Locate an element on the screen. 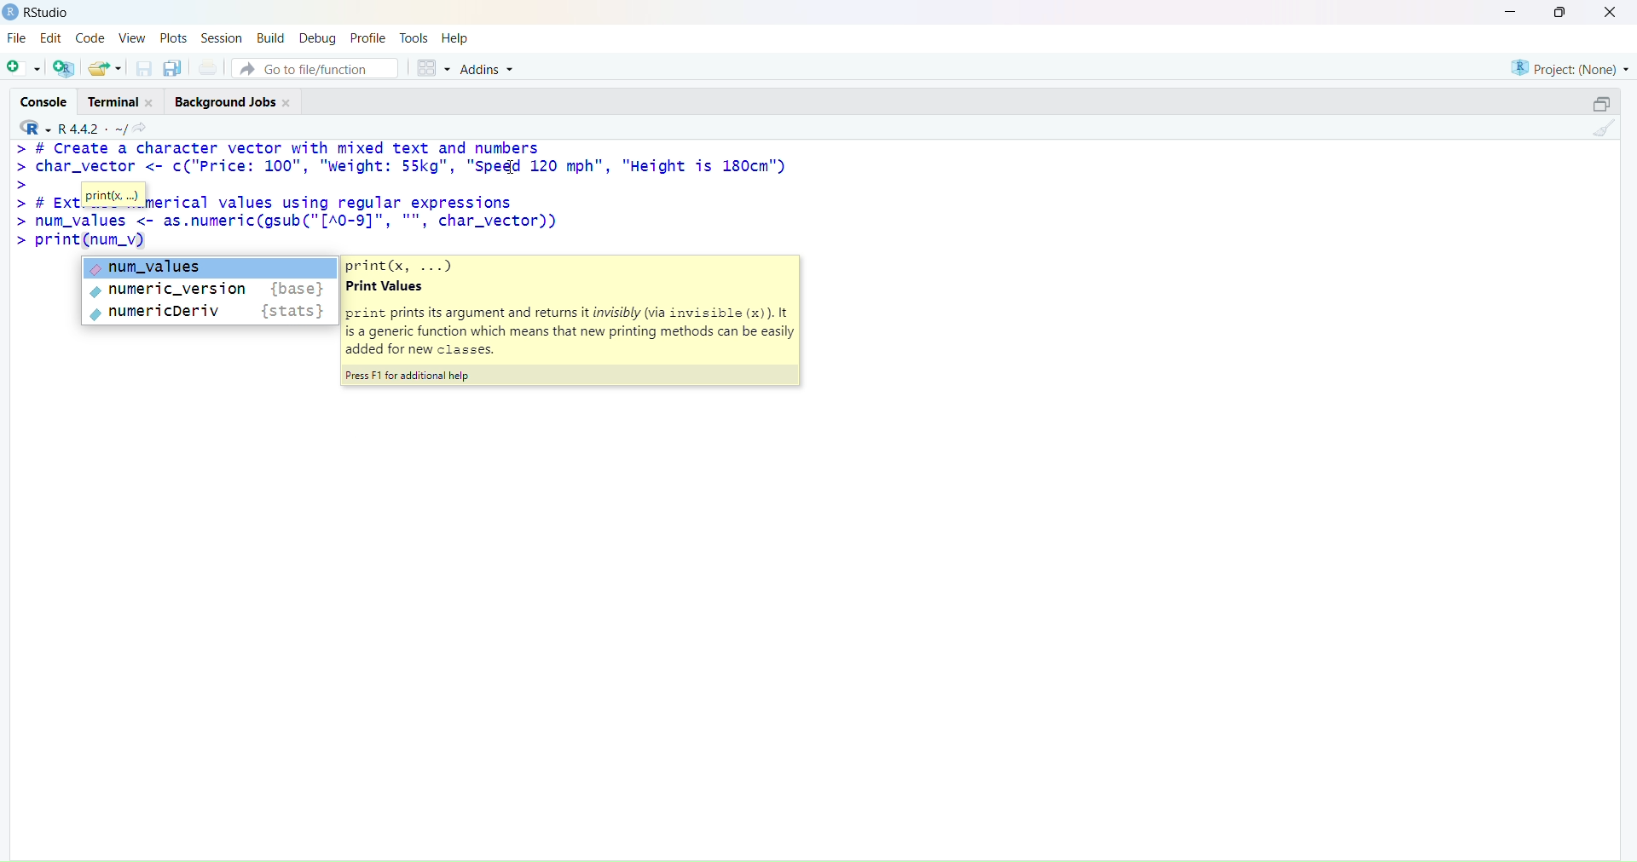  Save  is located at coordinates (145, 68).